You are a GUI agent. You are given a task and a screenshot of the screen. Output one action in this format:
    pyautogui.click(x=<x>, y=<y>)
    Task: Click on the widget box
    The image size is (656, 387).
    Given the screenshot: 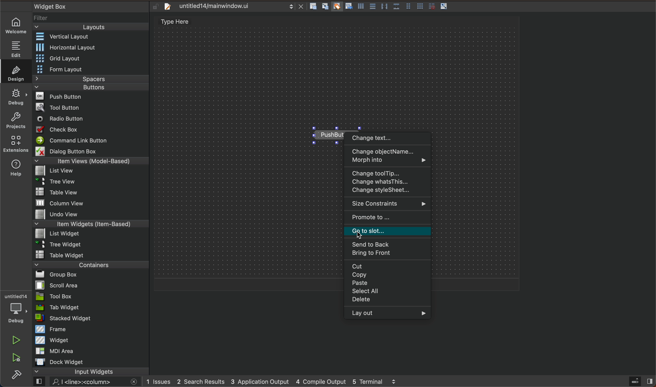 What is the action you would take?
    pyautogui.click(x=66, y=5)
    